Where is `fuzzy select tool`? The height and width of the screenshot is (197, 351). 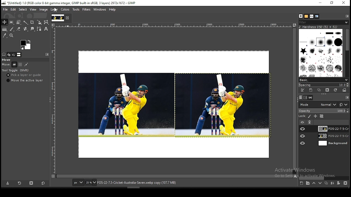 fuzzy select tool is located at coordinates (26, 22).